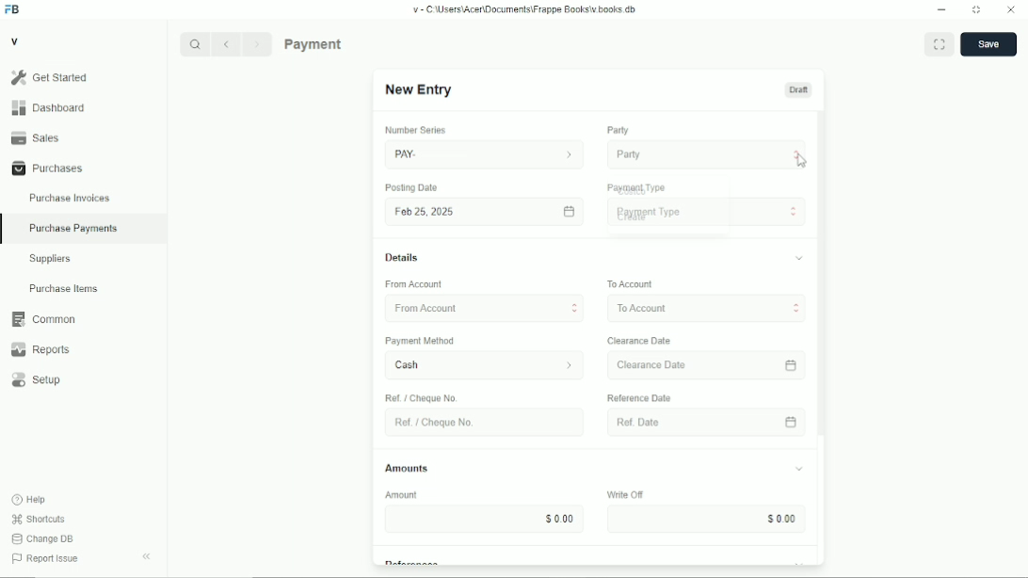 The width and height of the screenshot is (1028, 578). What do you see at coordinates (939, 44) in the screenshot?
I see `Toggle between form and full width` at bounding box center [939, 44].